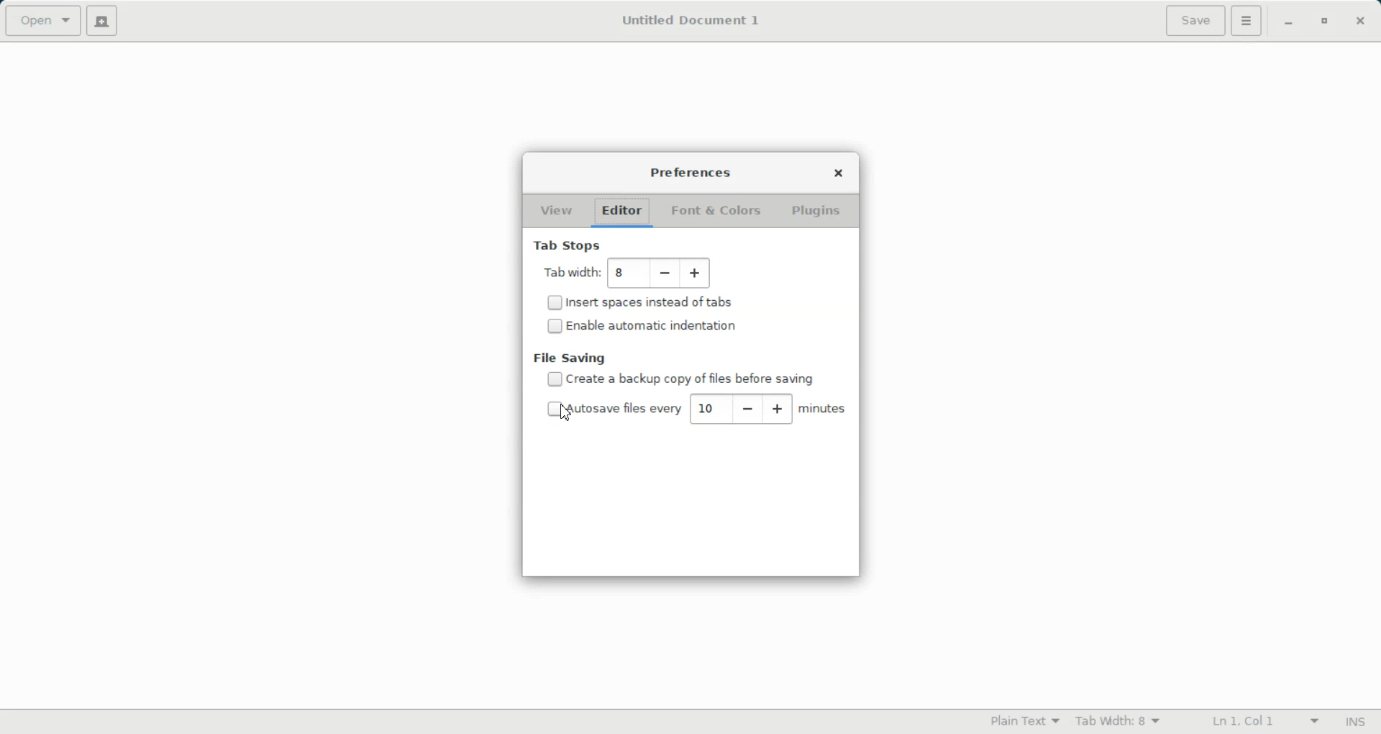 The image size is (1381, 734). What do you see at coordinates (1118, 722) in the screenshot?
I see `Tab Width` at bounding box center [1118, 722].